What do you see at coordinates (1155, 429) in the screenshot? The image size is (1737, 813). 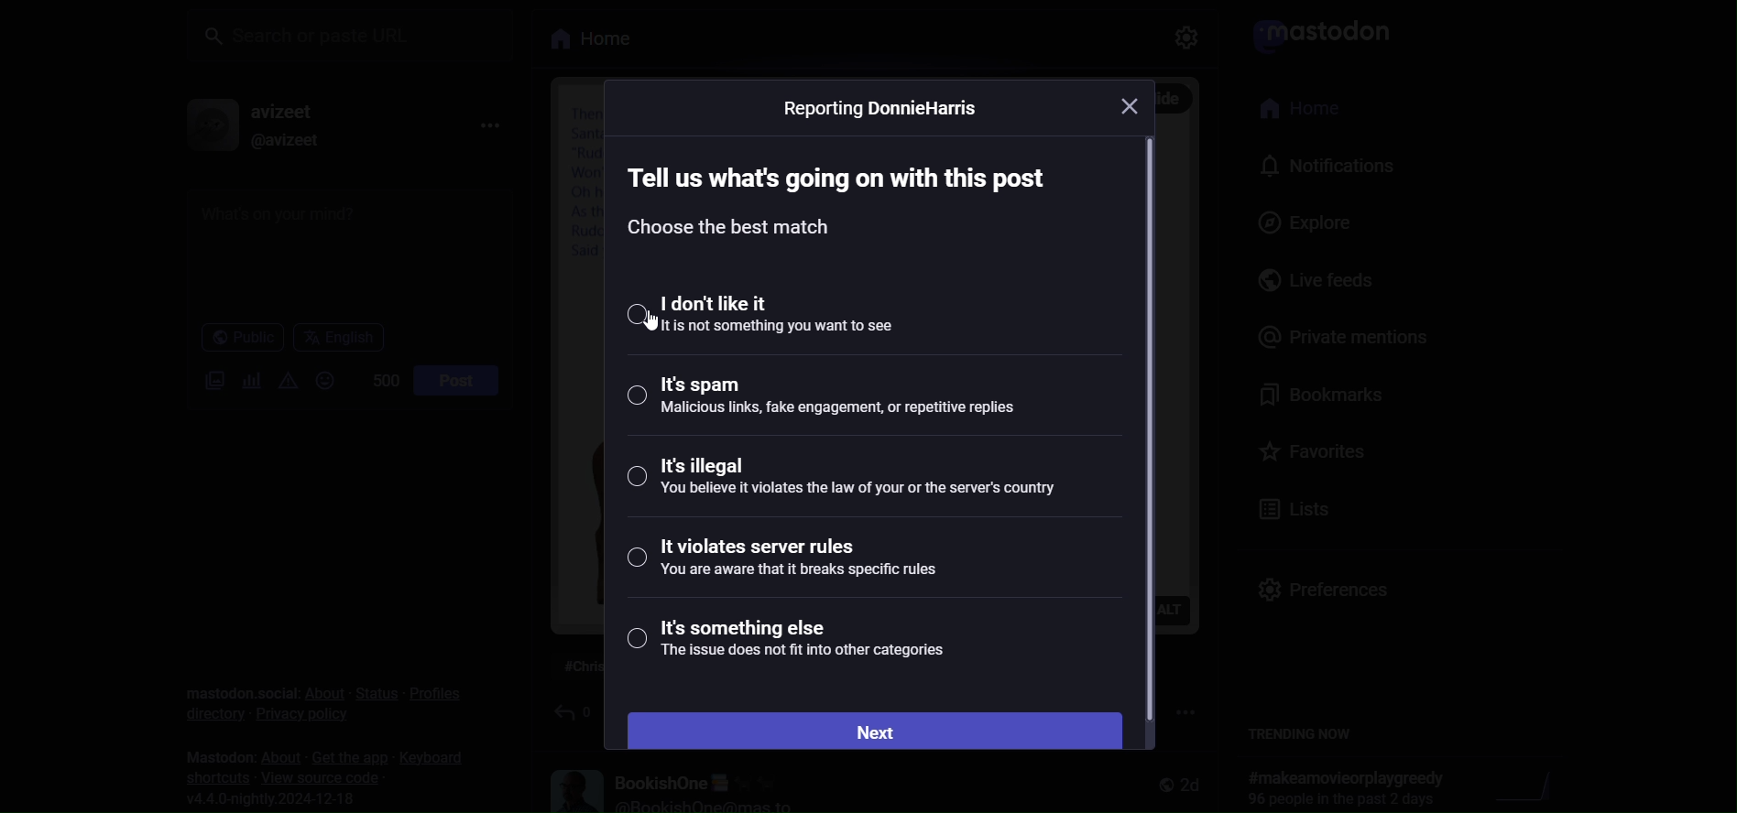 I see `scroll bar` at bounding box center [1155, 429].